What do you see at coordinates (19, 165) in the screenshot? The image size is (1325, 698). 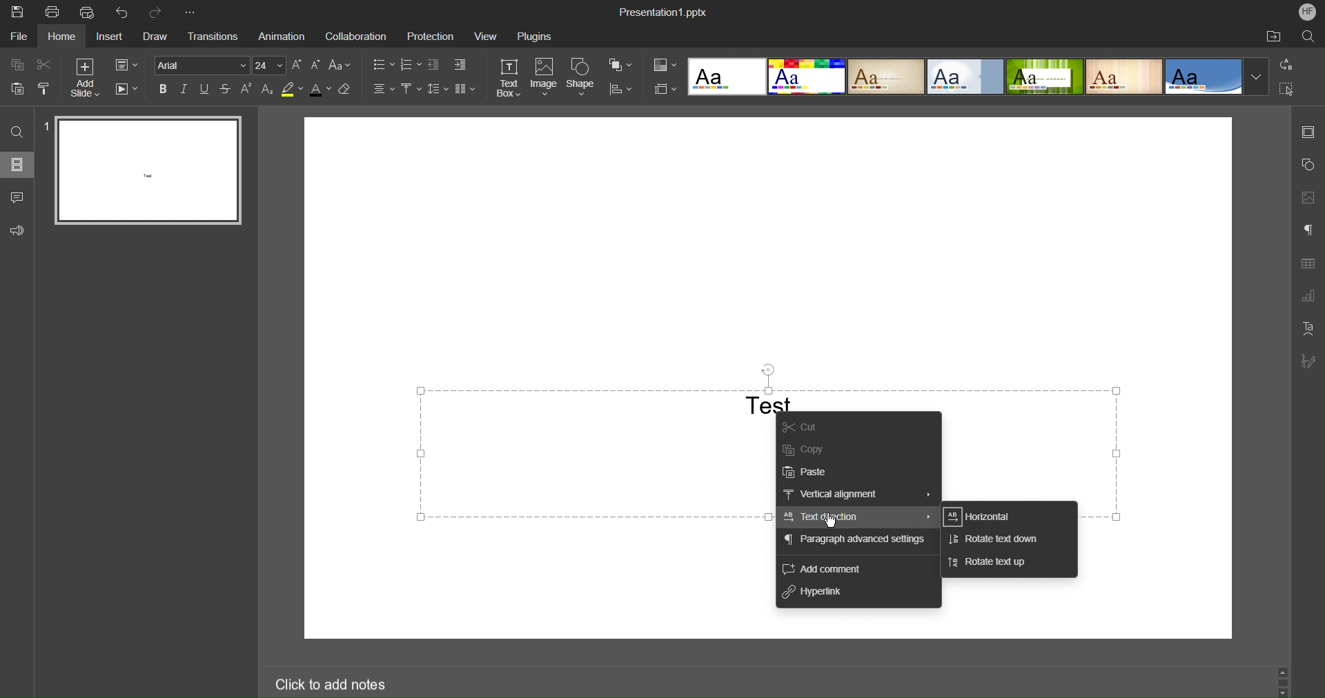 I see `Slides` at bounding box center [19, 165].